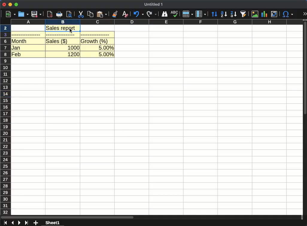  What do you see at coordinates (4, 5) in the screenshot?
I see `close` at bounding box center [4, 5].